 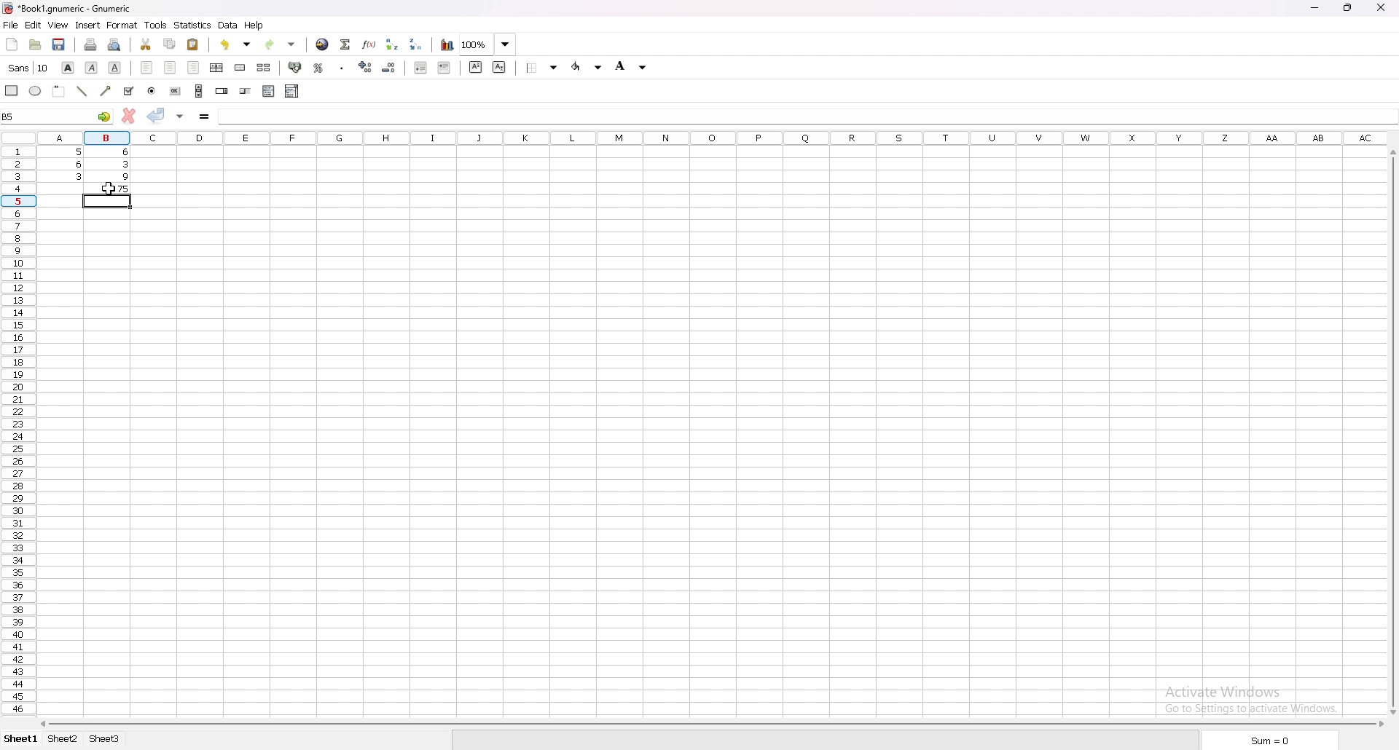 I want to click on save, so click(x=60, y=45).